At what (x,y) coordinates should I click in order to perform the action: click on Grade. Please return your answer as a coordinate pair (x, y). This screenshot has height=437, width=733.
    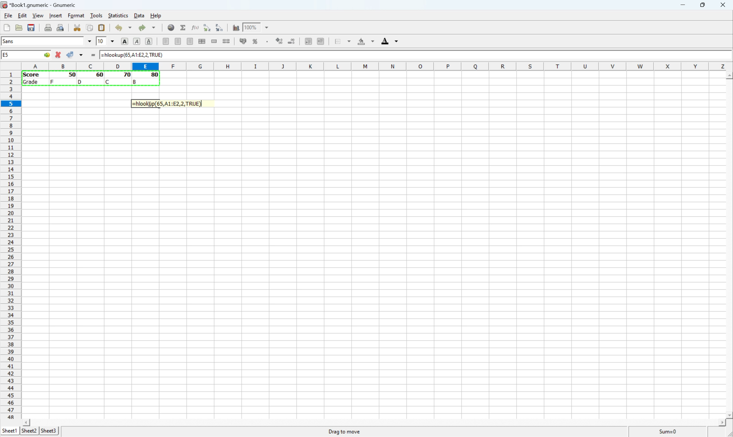
    Looking at the image, I should click on (32, 83).